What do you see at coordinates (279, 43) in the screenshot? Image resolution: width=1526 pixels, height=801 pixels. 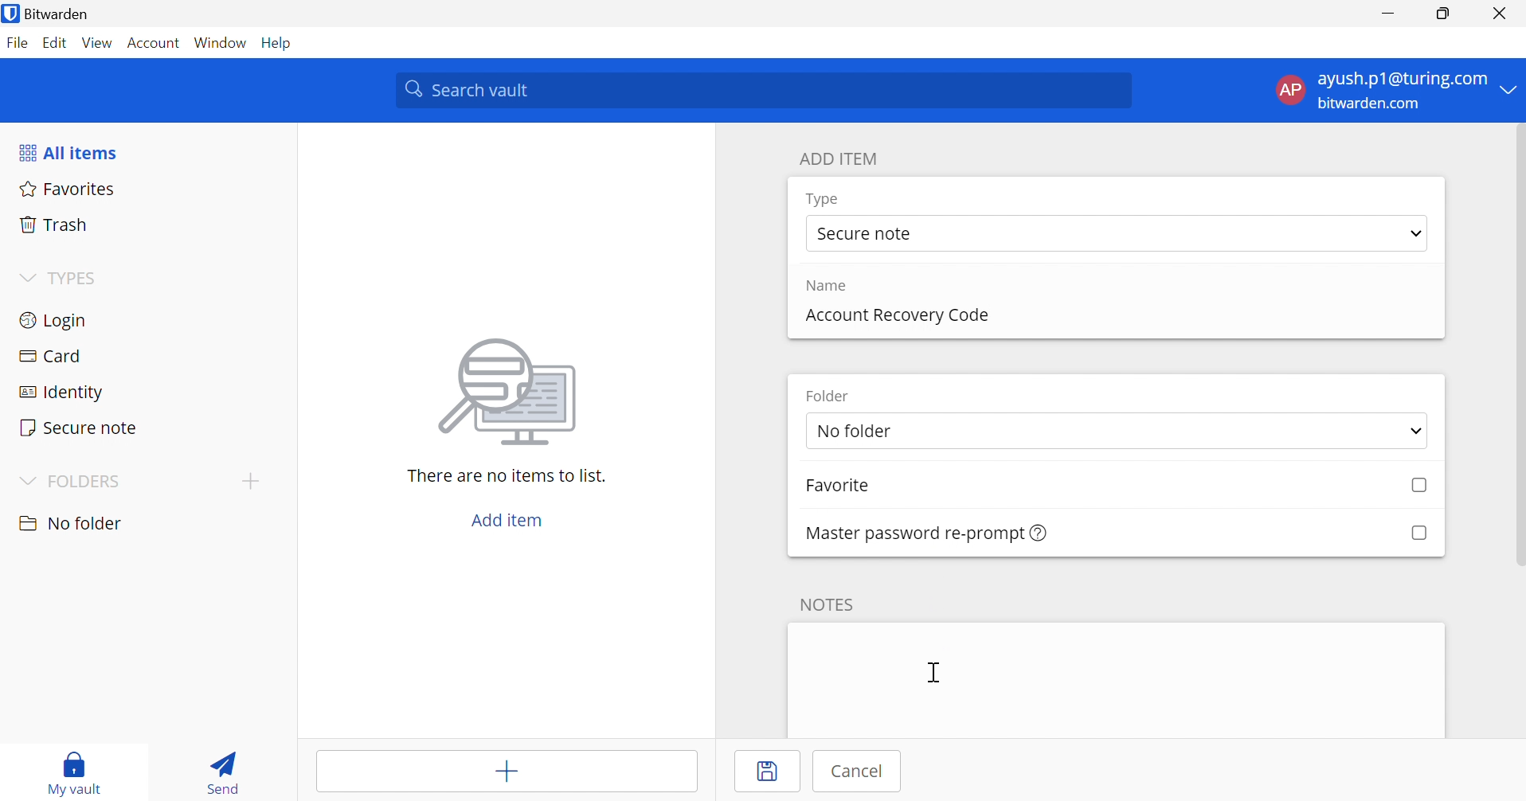 I see `Help` at bounding box center [279, 43].